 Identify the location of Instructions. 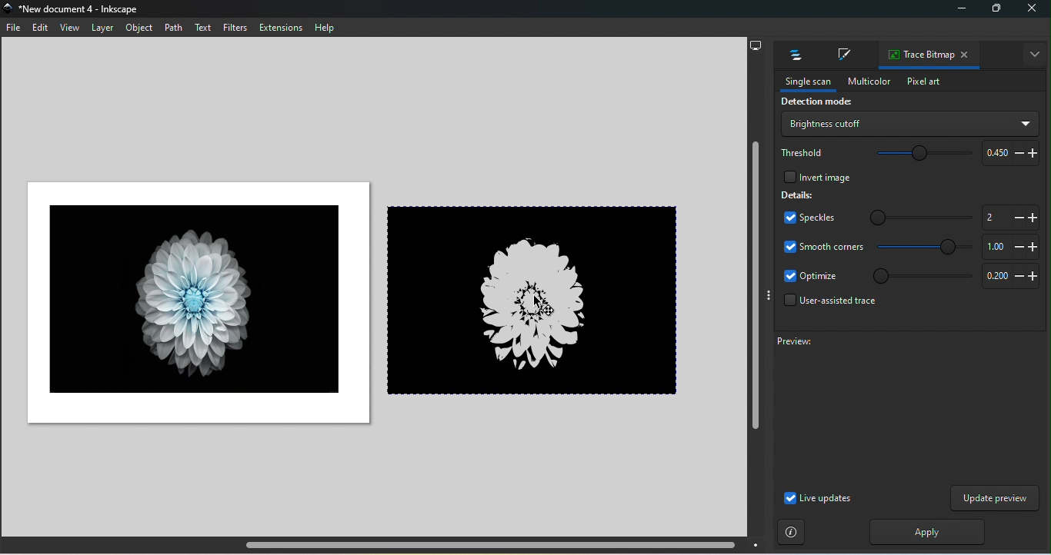
(792, 533).